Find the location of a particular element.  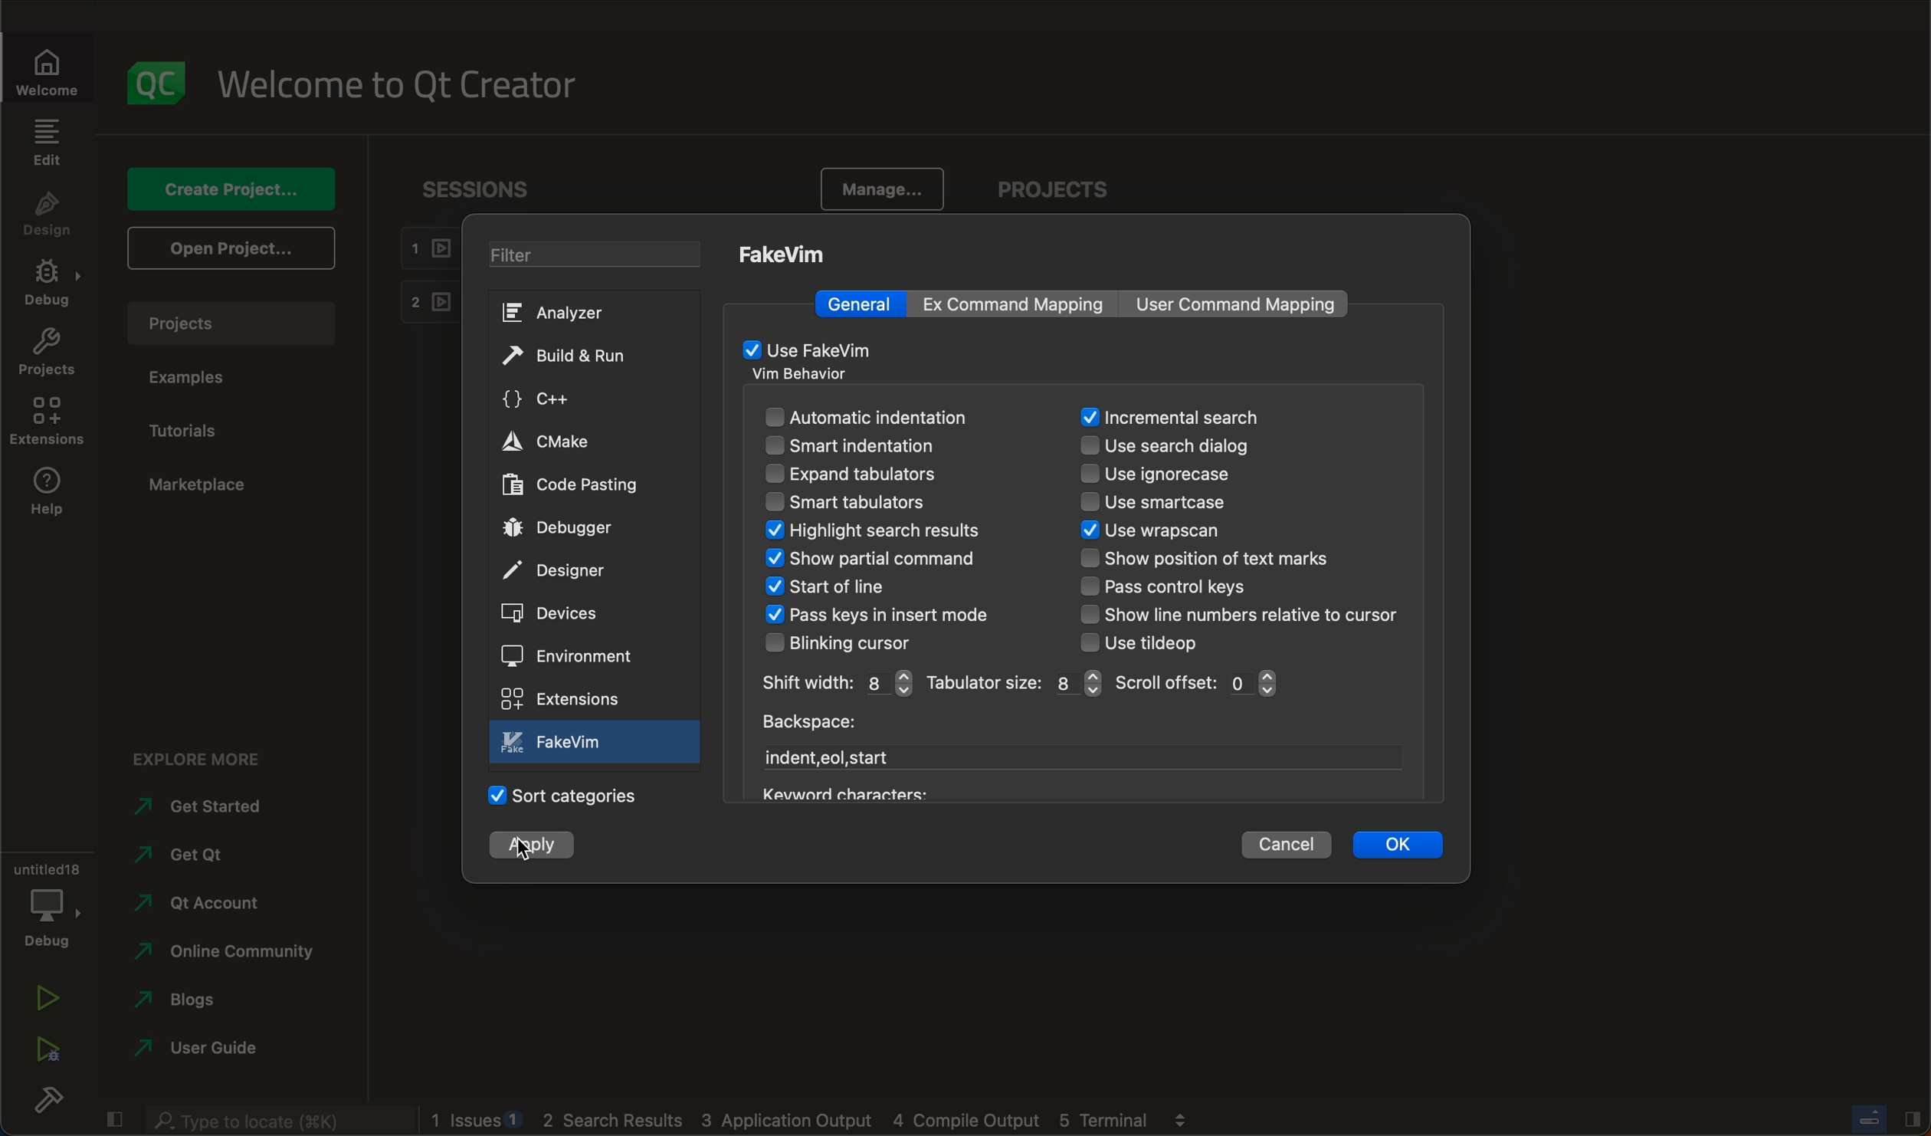

search bar is located at coordinates (280, 1120).